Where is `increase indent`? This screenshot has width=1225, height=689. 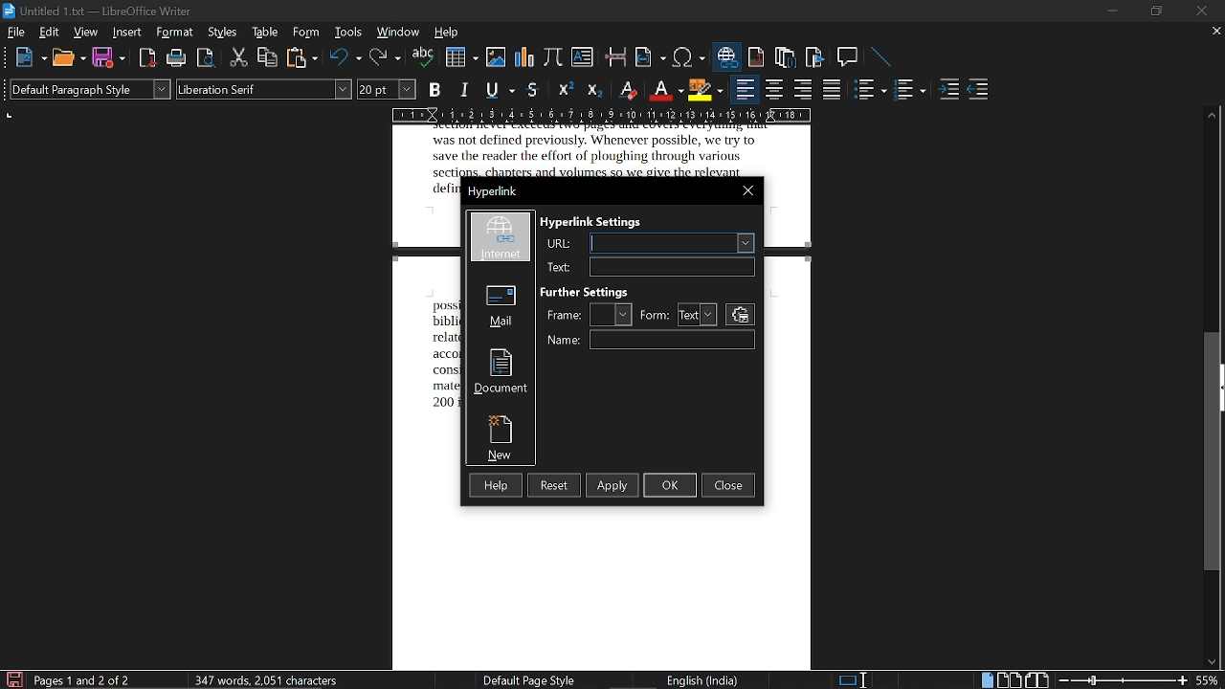 increase indent is located at coordinates (948, 91).